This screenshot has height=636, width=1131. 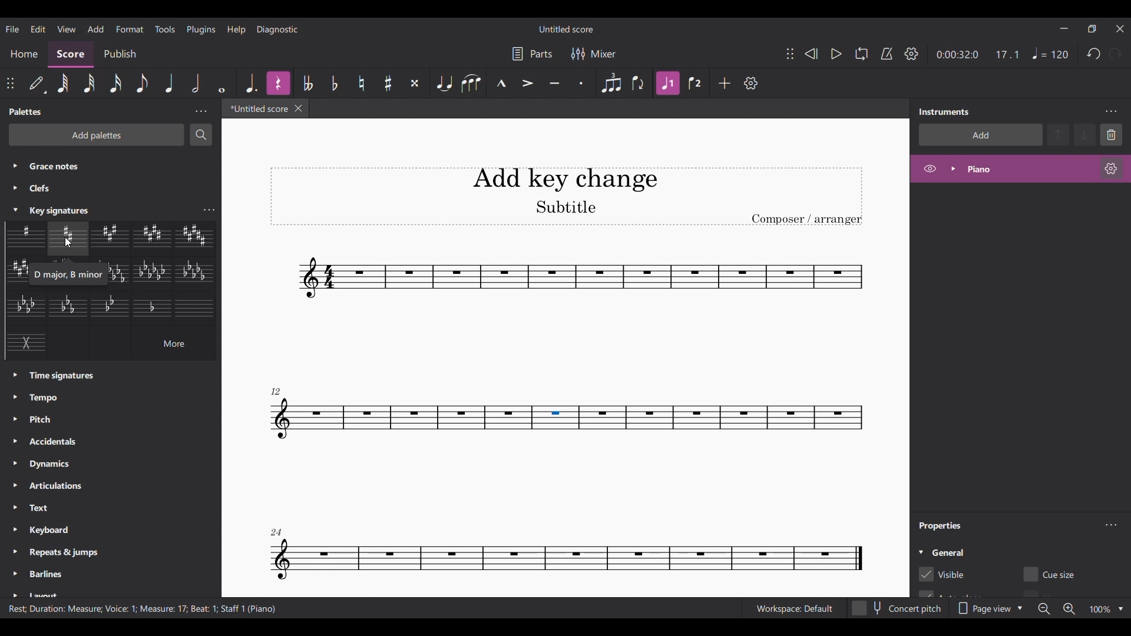 What do you see at coordinates (582, 83) in the screenshot?
I see `Staccato` at bounding box center [582, 83].